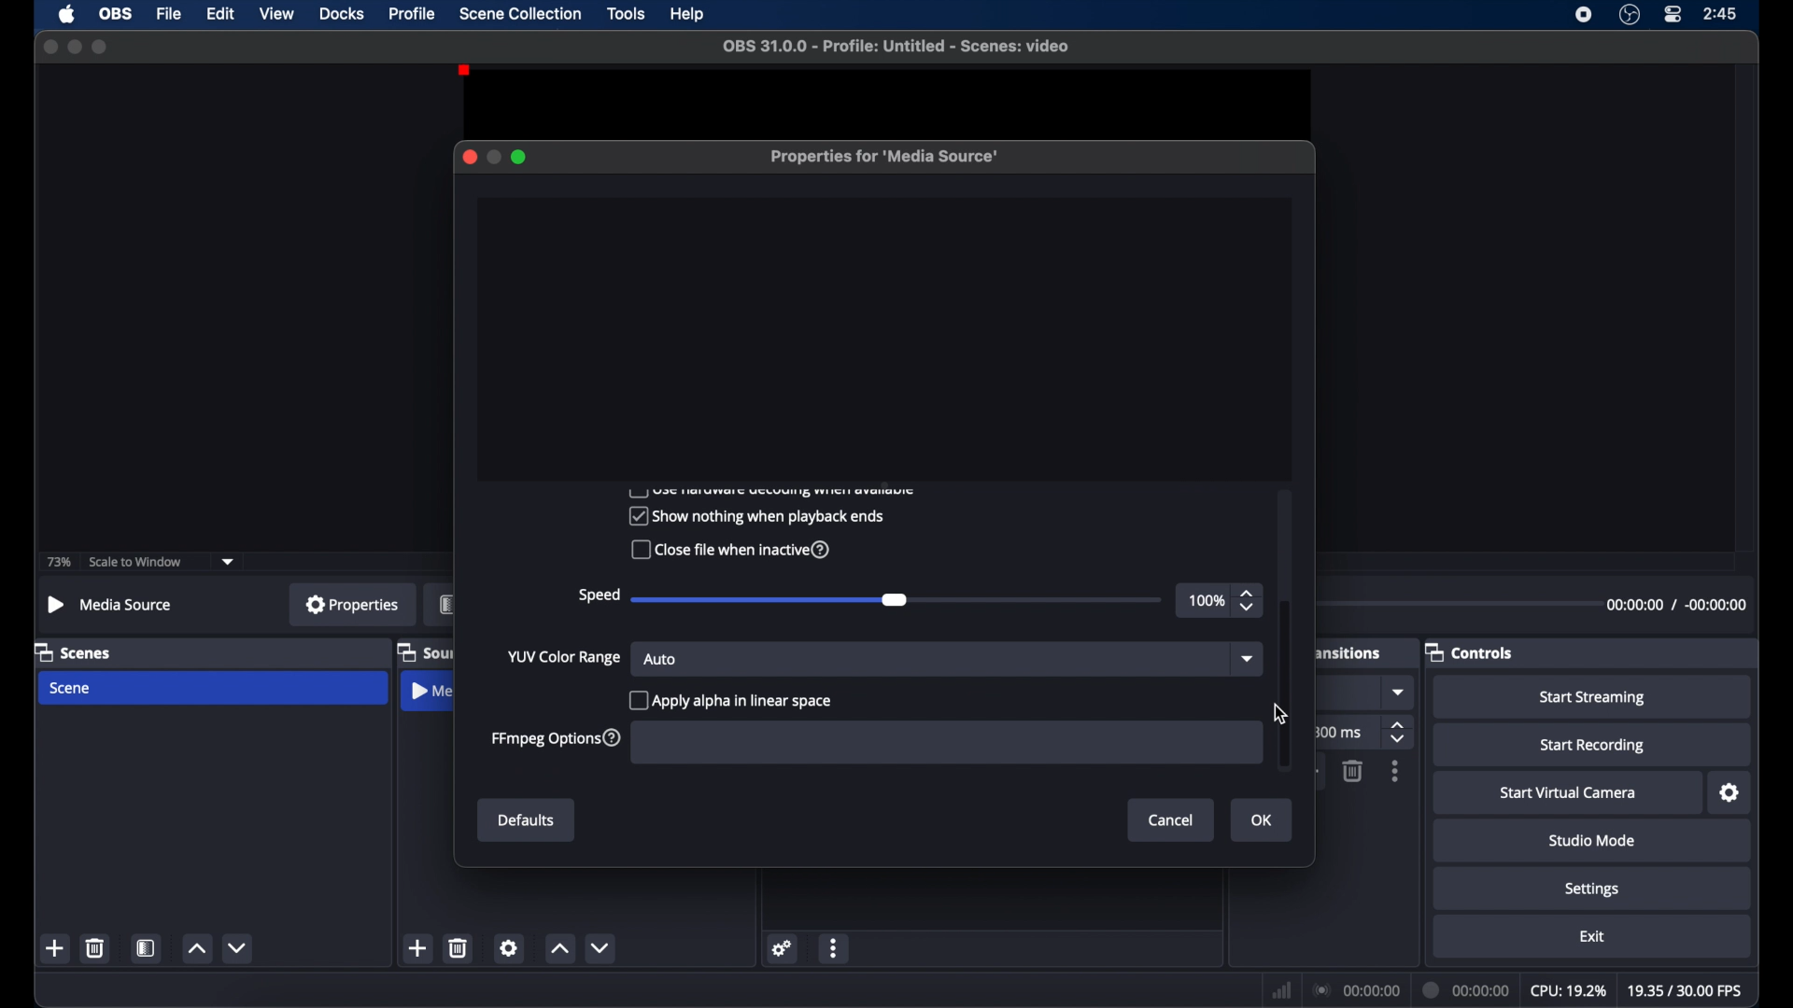 This screenshot has width=1793, height=1008. I want to click on media source, so click(108, 604).